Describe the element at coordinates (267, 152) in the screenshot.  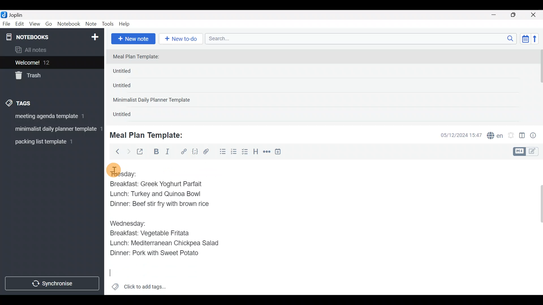
I see `Horizontal rule` at that location.